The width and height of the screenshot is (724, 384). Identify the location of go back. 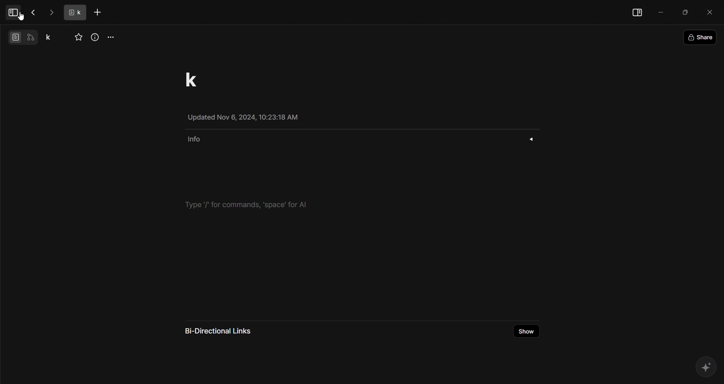
(34, 12).